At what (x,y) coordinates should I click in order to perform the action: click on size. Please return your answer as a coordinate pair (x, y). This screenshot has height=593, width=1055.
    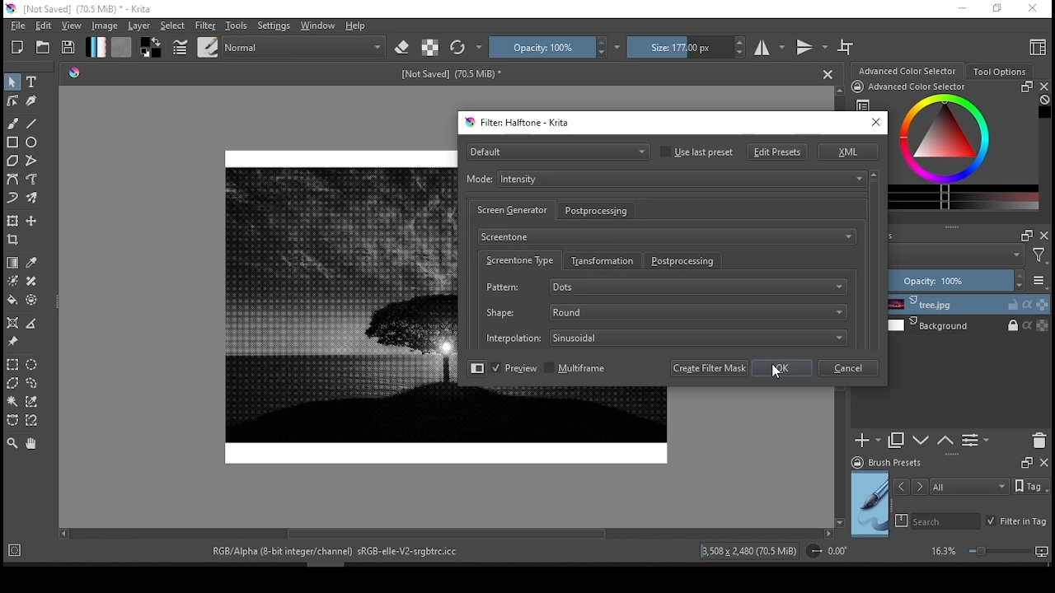
    Looking at the image, I should click on (452, 73).